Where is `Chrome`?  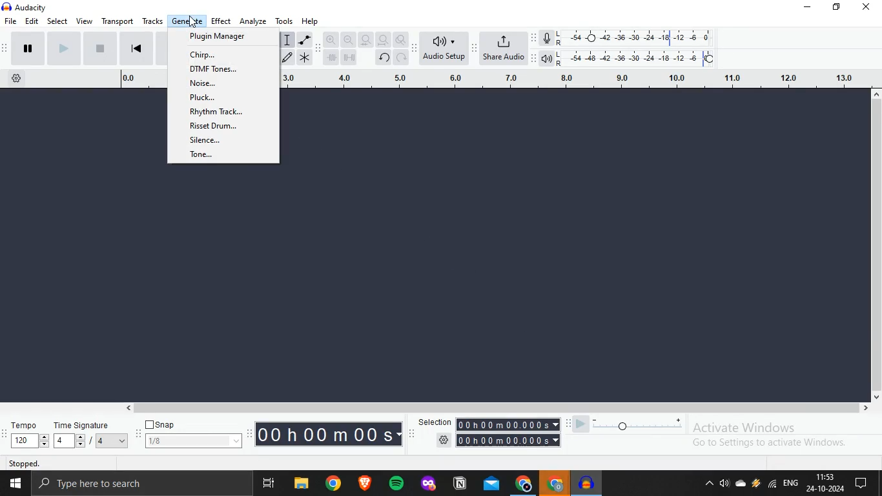 Chrome is located at coordinates (522, 484).